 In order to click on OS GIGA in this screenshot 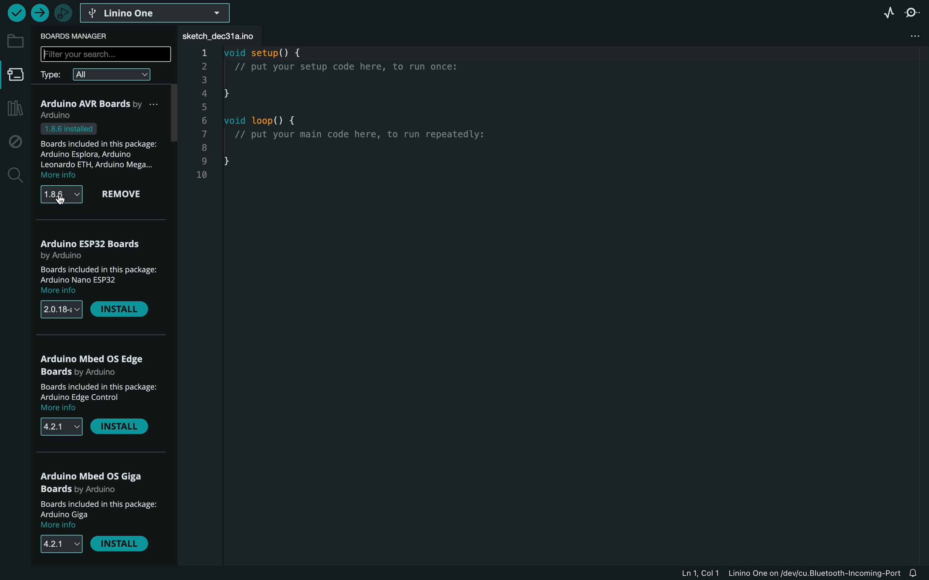, I will do `click(95, 482)`.